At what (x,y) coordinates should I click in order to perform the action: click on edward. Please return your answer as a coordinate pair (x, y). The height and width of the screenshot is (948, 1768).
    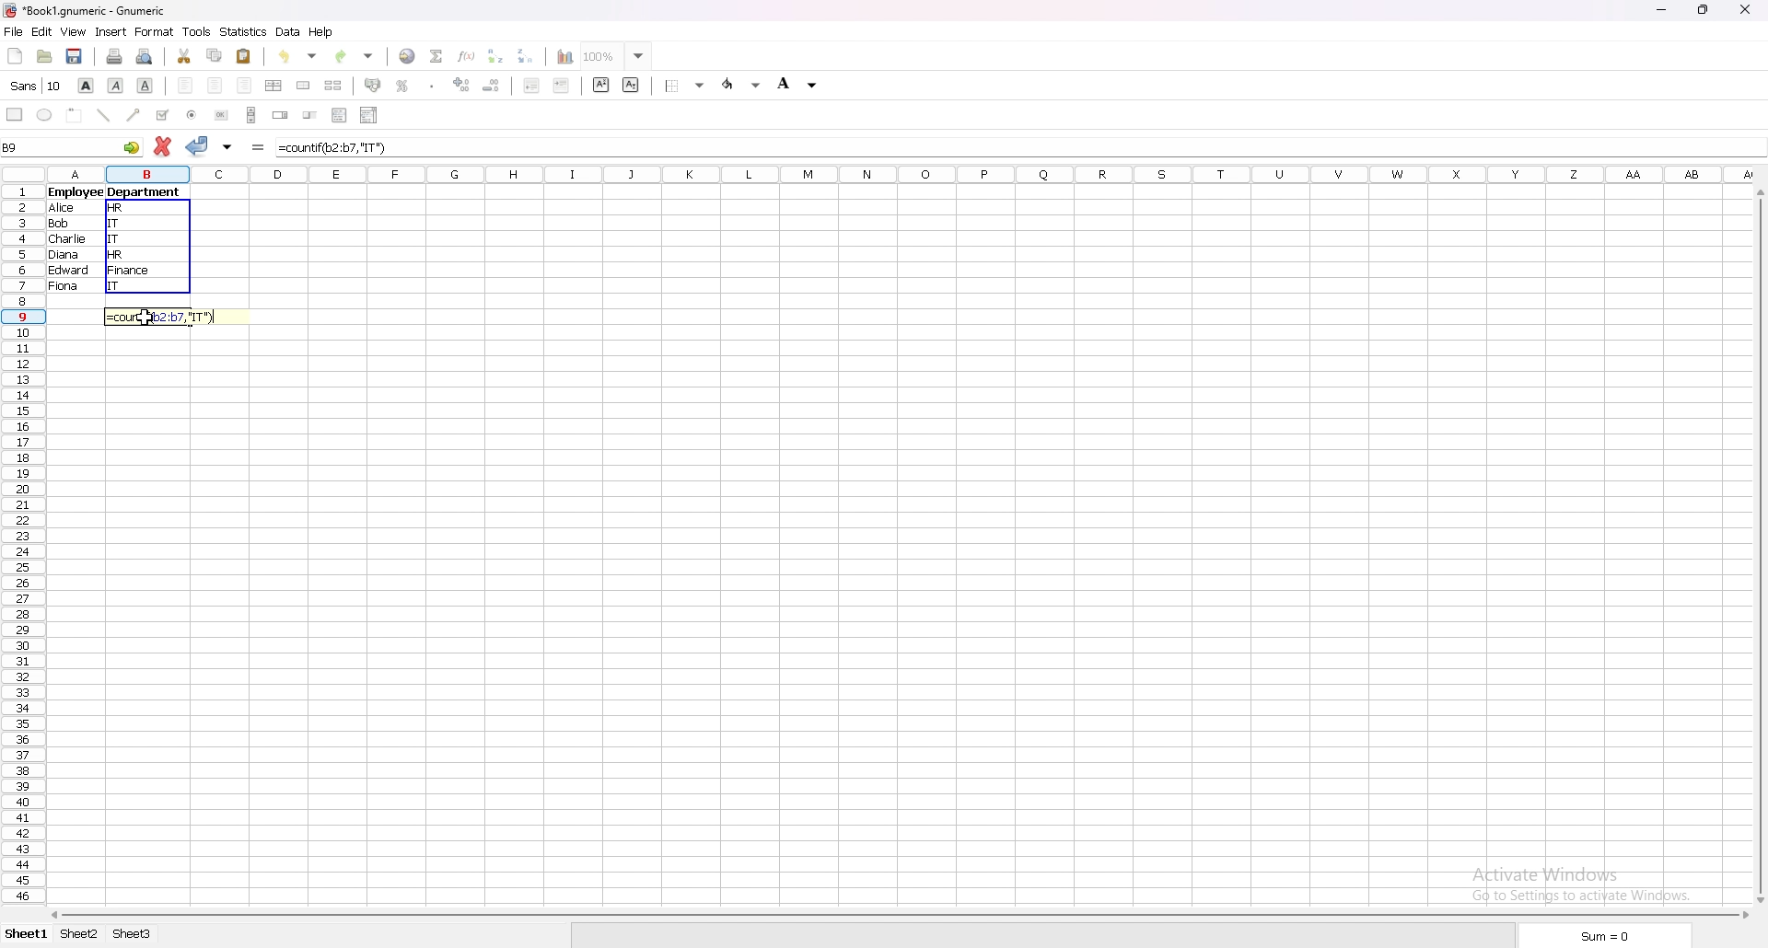
    Looking at the image, I should click on (68, 272).